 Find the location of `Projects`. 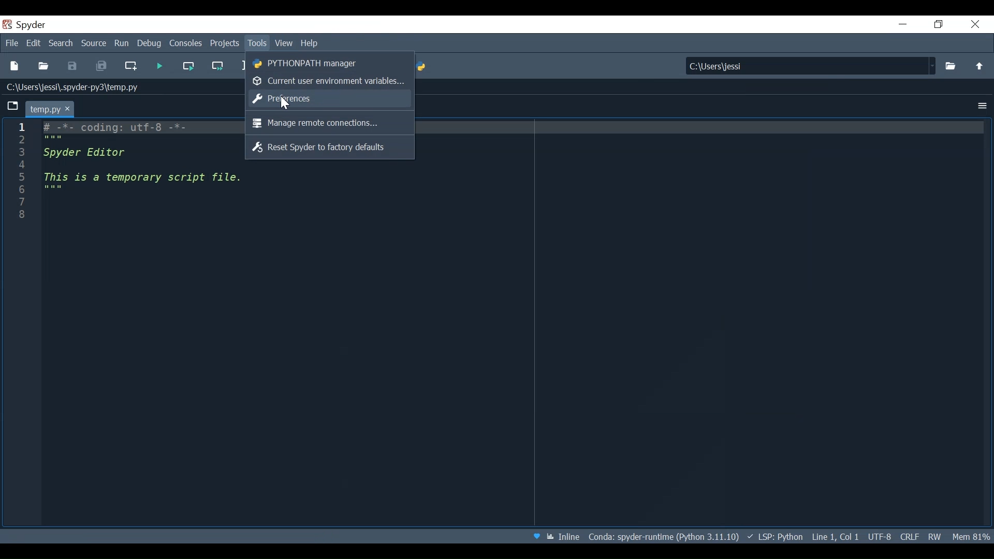

Projects is located at coordinates (224, 44).